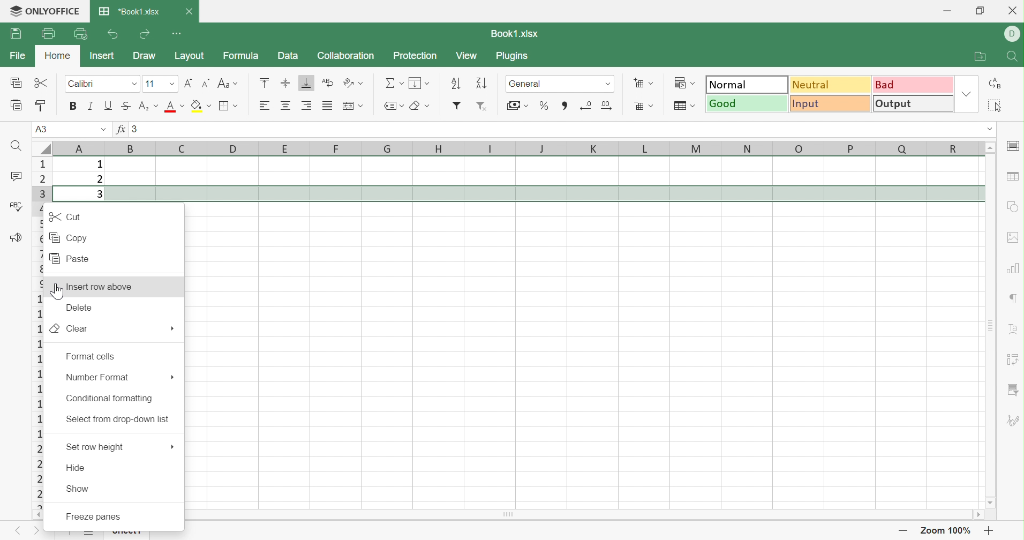 The width and height of the screenshot is (1024, 540). What do you see at coordinates (190, 55) in the screenshot?
I see `Layout` at bounding box center [190, 55].